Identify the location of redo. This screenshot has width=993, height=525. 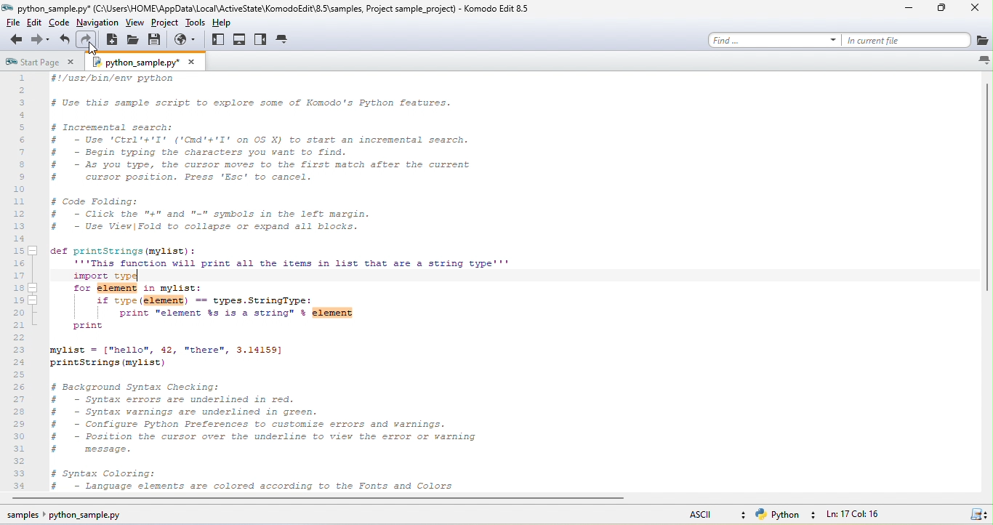
(87, 40).